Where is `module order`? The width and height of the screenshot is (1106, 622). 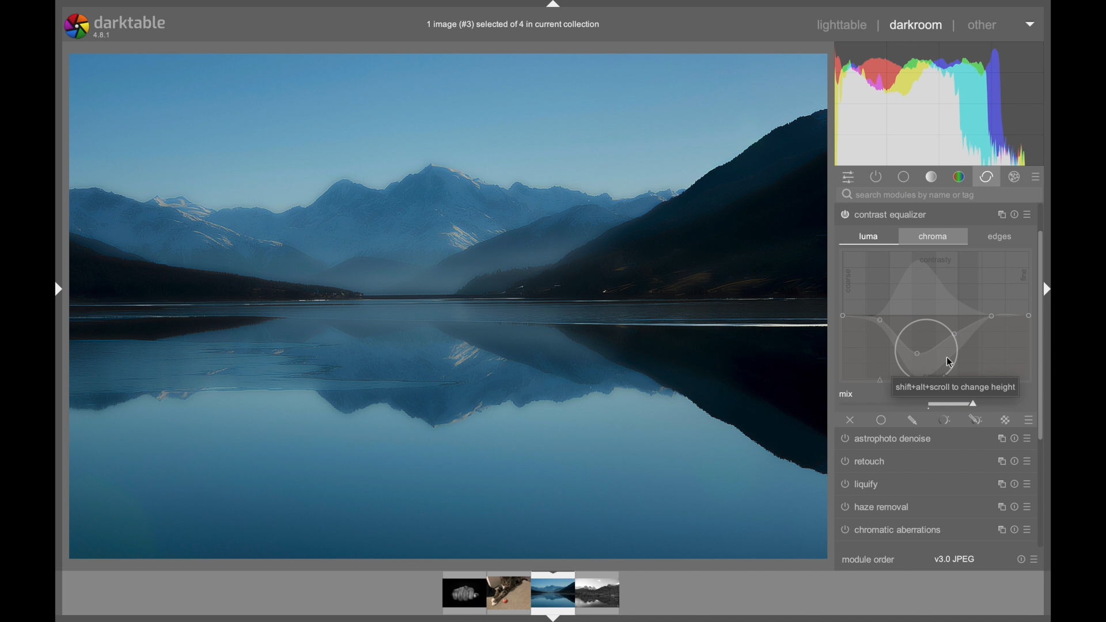 module order is located at coordinates (870, 560).